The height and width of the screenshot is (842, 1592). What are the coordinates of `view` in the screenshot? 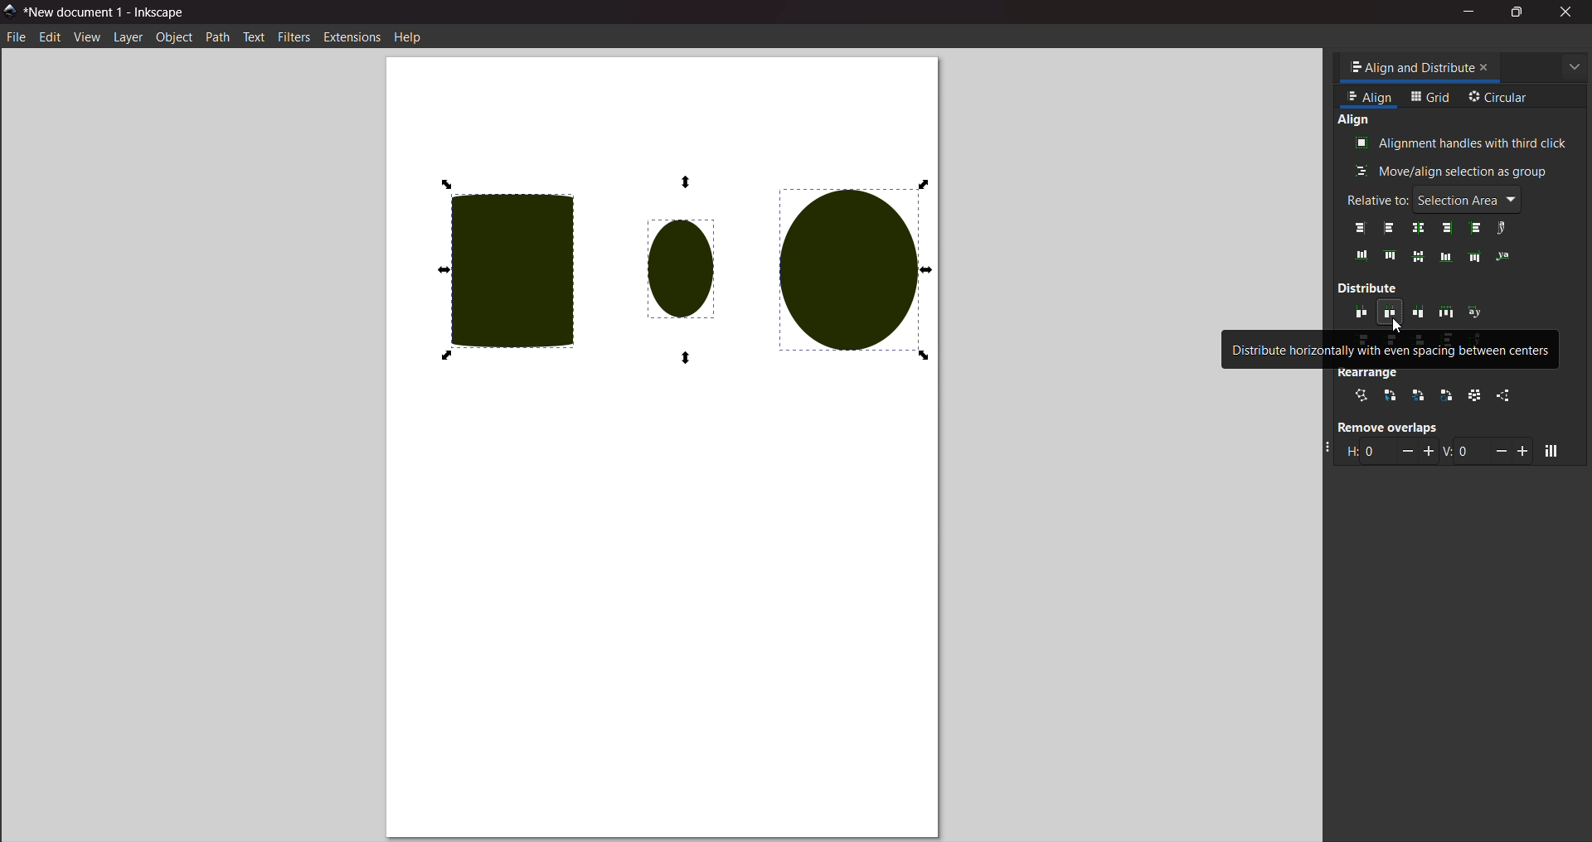 It's located at (86, 38).